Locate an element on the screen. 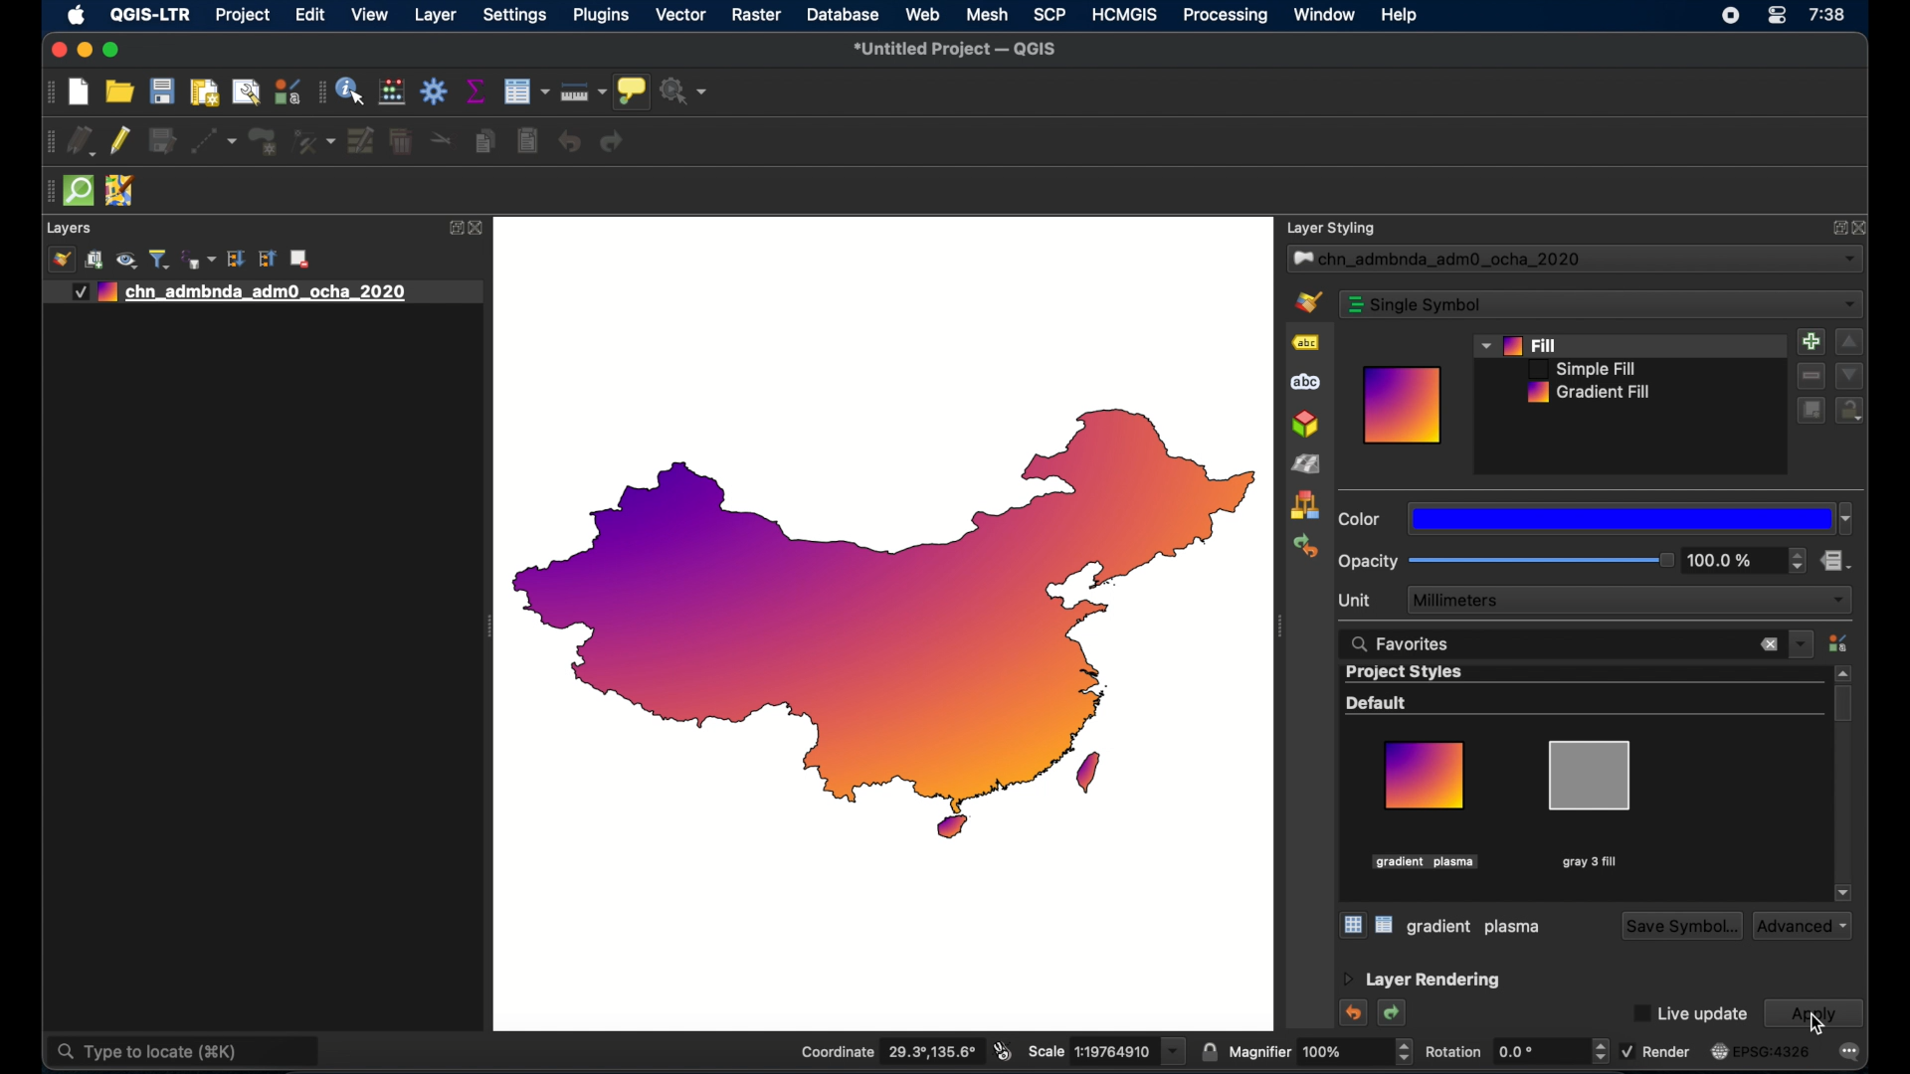  drag handle is located at coordinates (50, 142).